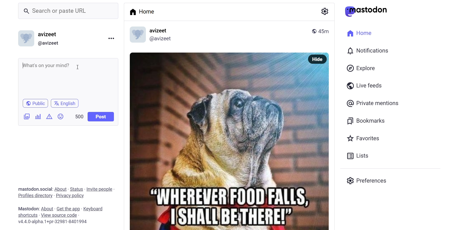 The height and width of the screenshot is (230, 471). What do you see at coordinates (66, 193) in the screenshot?
I see `mastodon.social: About - Status - Invite people -
Profiles directory - Privacy policy` at bounding box center [66, 193].